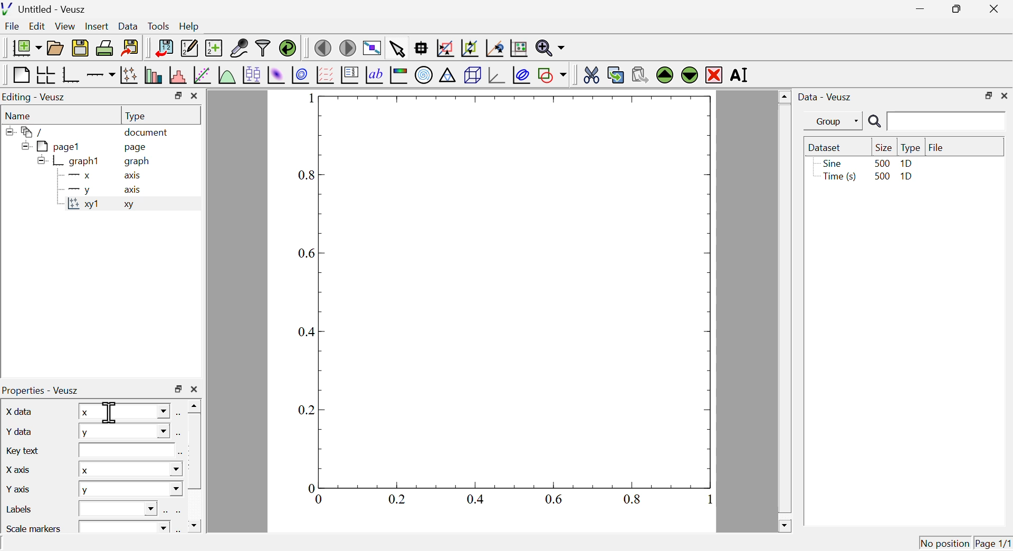  I want to click on 1, so click(306, 98).